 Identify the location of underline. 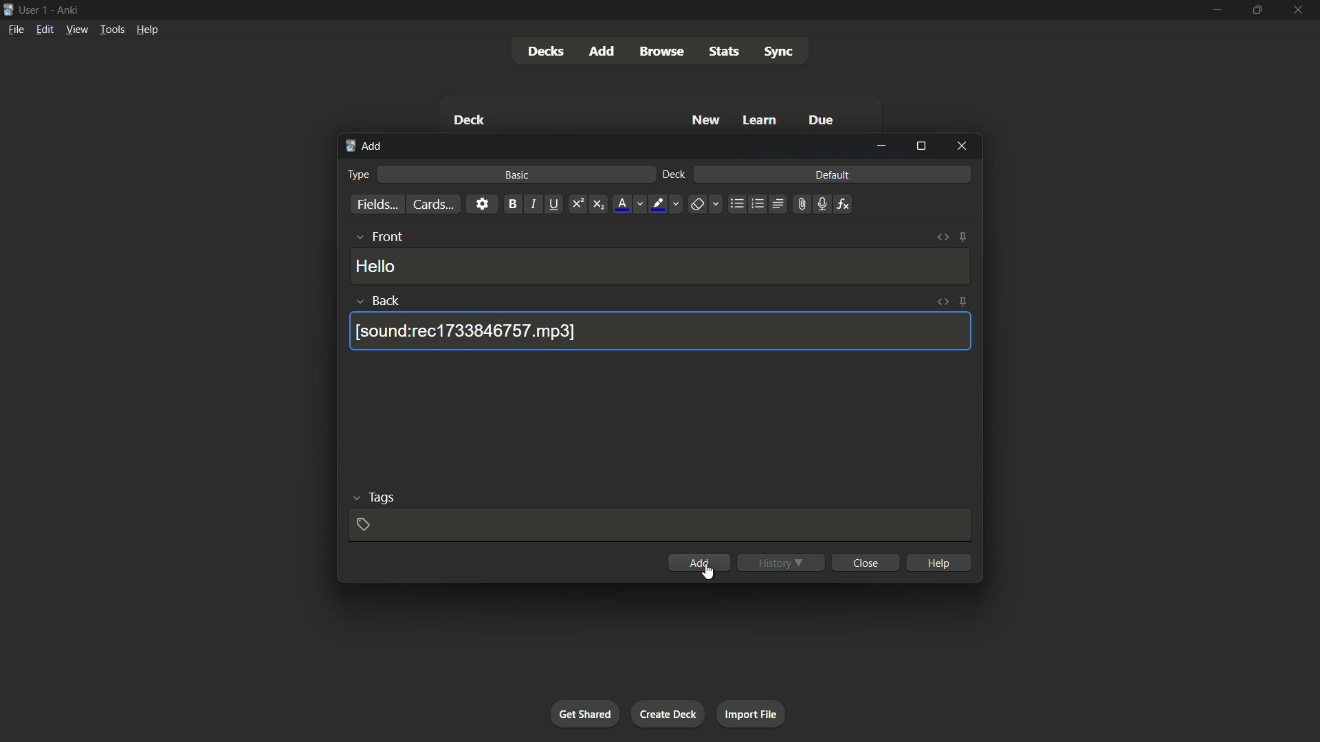
(553, 203).